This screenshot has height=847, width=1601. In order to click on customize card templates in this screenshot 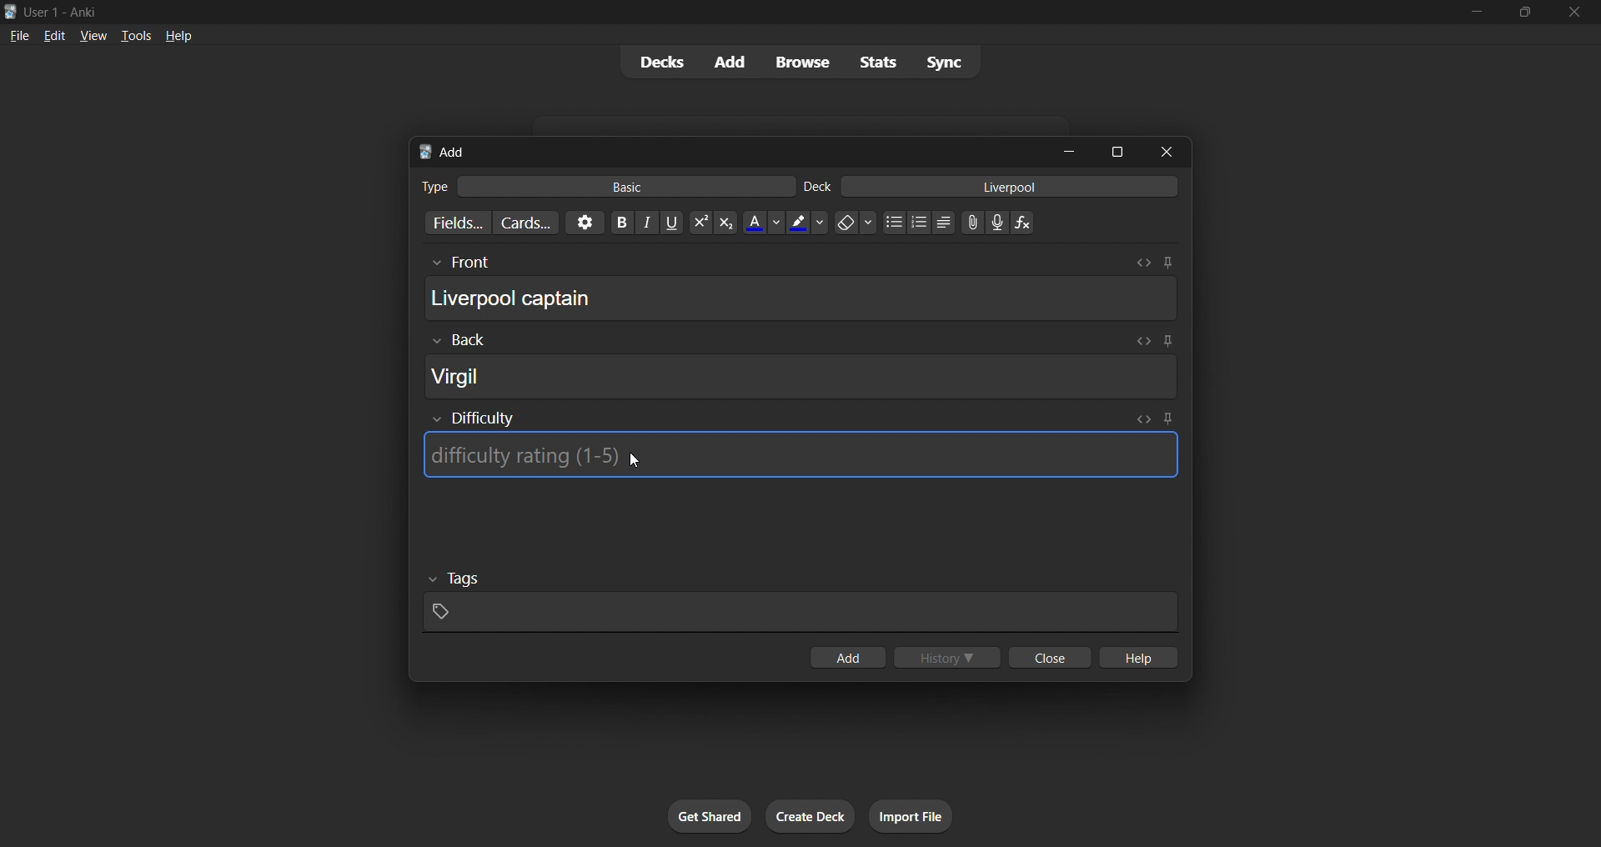, I will do `click(525, 223)`.